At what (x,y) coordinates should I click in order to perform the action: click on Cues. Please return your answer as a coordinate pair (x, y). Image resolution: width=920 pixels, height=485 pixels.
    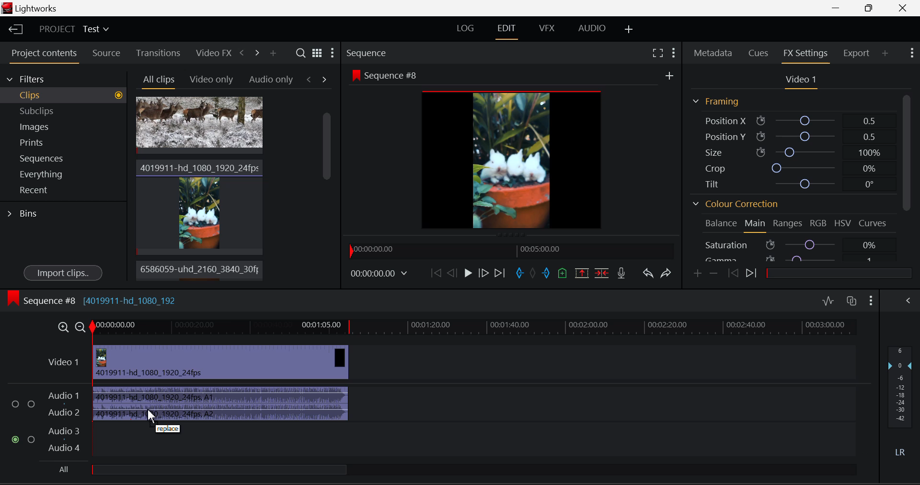
    Looking at the image, I should click on (760, 52).